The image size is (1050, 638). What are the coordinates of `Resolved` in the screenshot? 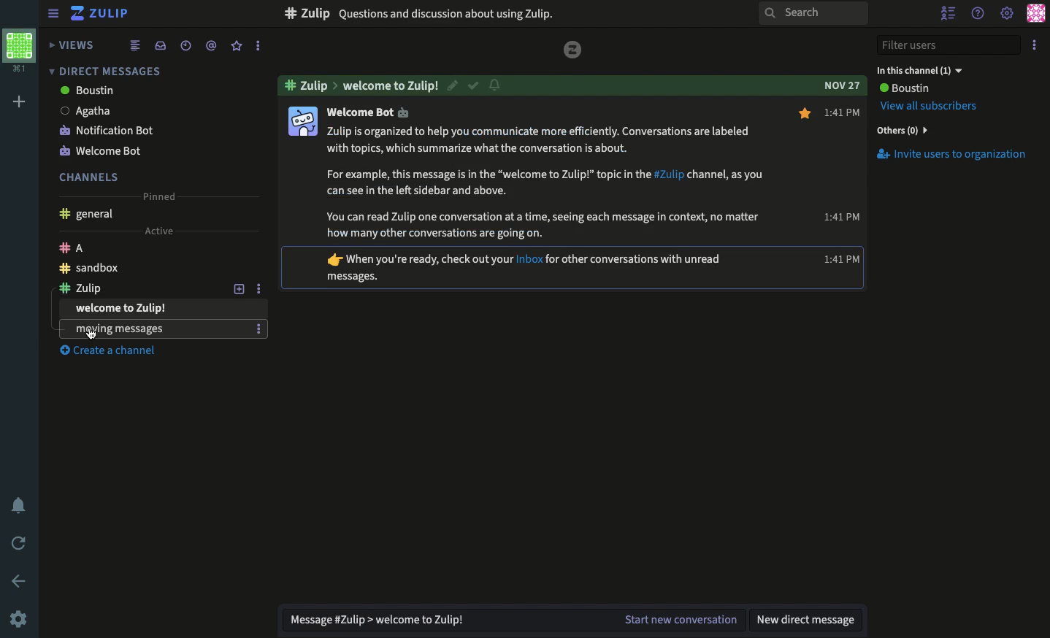 It's located at (472, 85).